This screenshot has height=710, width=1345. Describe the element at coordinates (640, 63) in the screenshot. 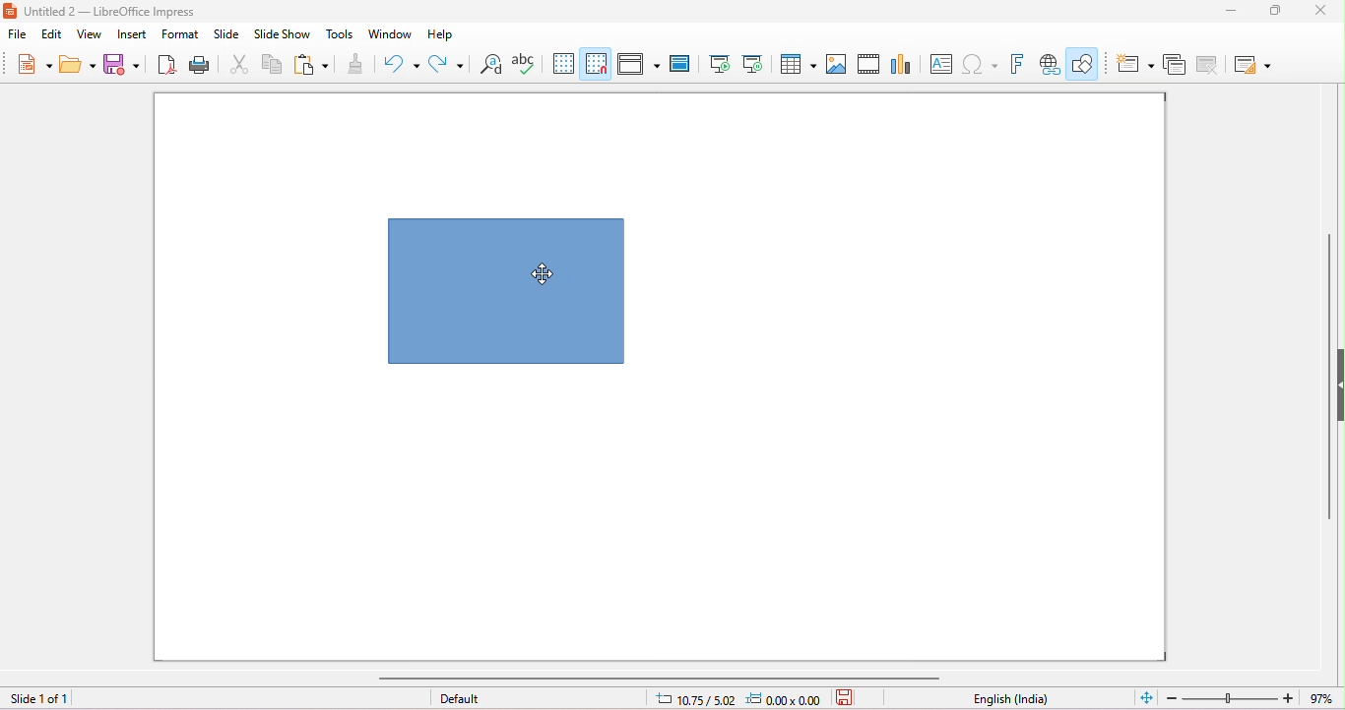

I see `display views` at that location.